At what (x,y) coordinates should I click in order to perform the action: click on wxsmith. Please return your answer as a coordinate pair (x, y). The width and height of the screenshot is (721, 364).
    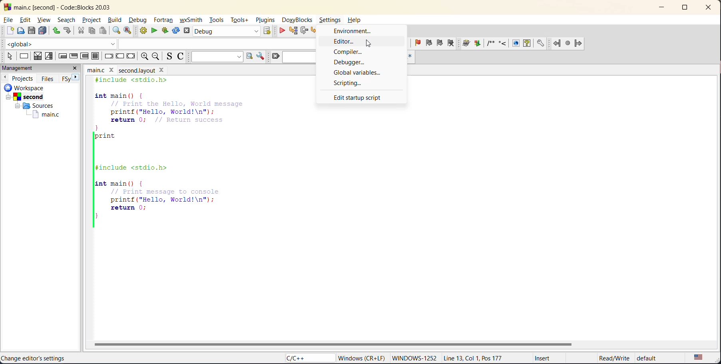
    Looking at the image, I should click on (193, 20).